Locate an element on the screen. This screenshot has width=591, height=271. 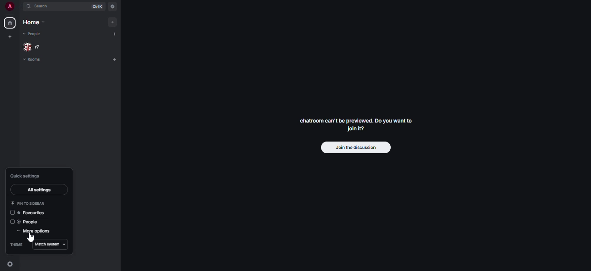
add is located at coordinates (115, 59).